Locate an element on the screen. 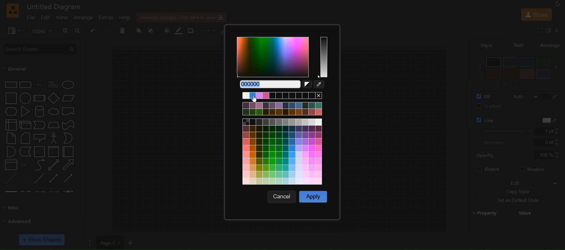  container is located at coordinates (40, 152).